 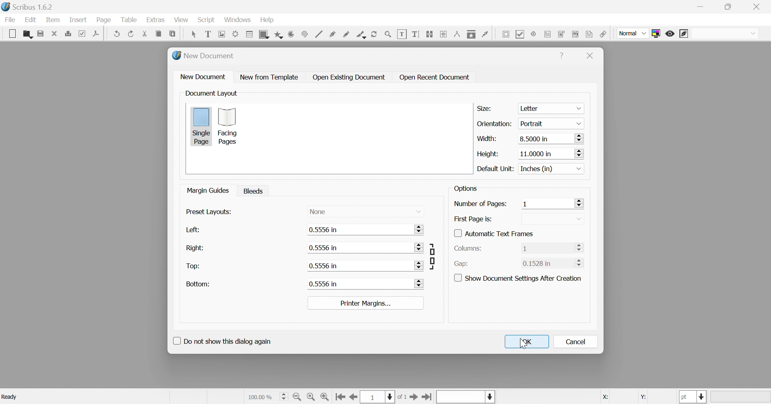 What do you see at coordinates (551, 139) in the screenshot?
I see `8.5000 in` at bounding box center [551, 139].